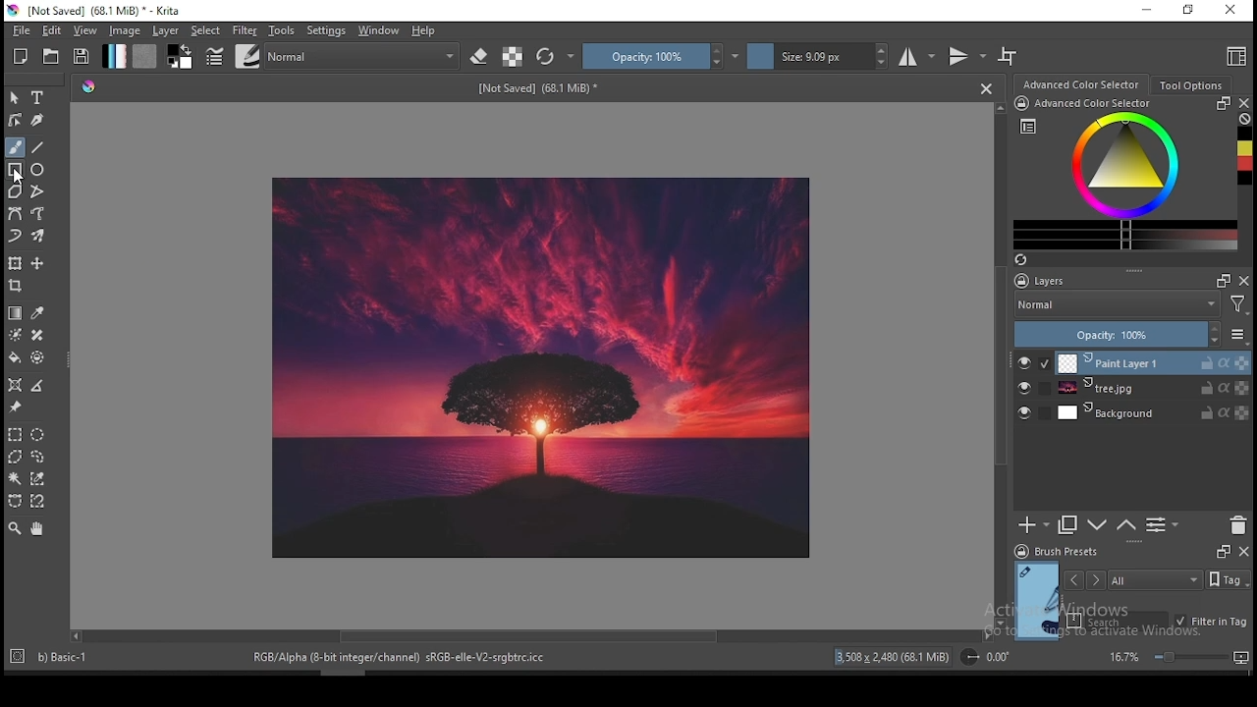  What do you see at coordinates (53, 56) in the screenshot?
I see `open` at bounding box center [53, 56].